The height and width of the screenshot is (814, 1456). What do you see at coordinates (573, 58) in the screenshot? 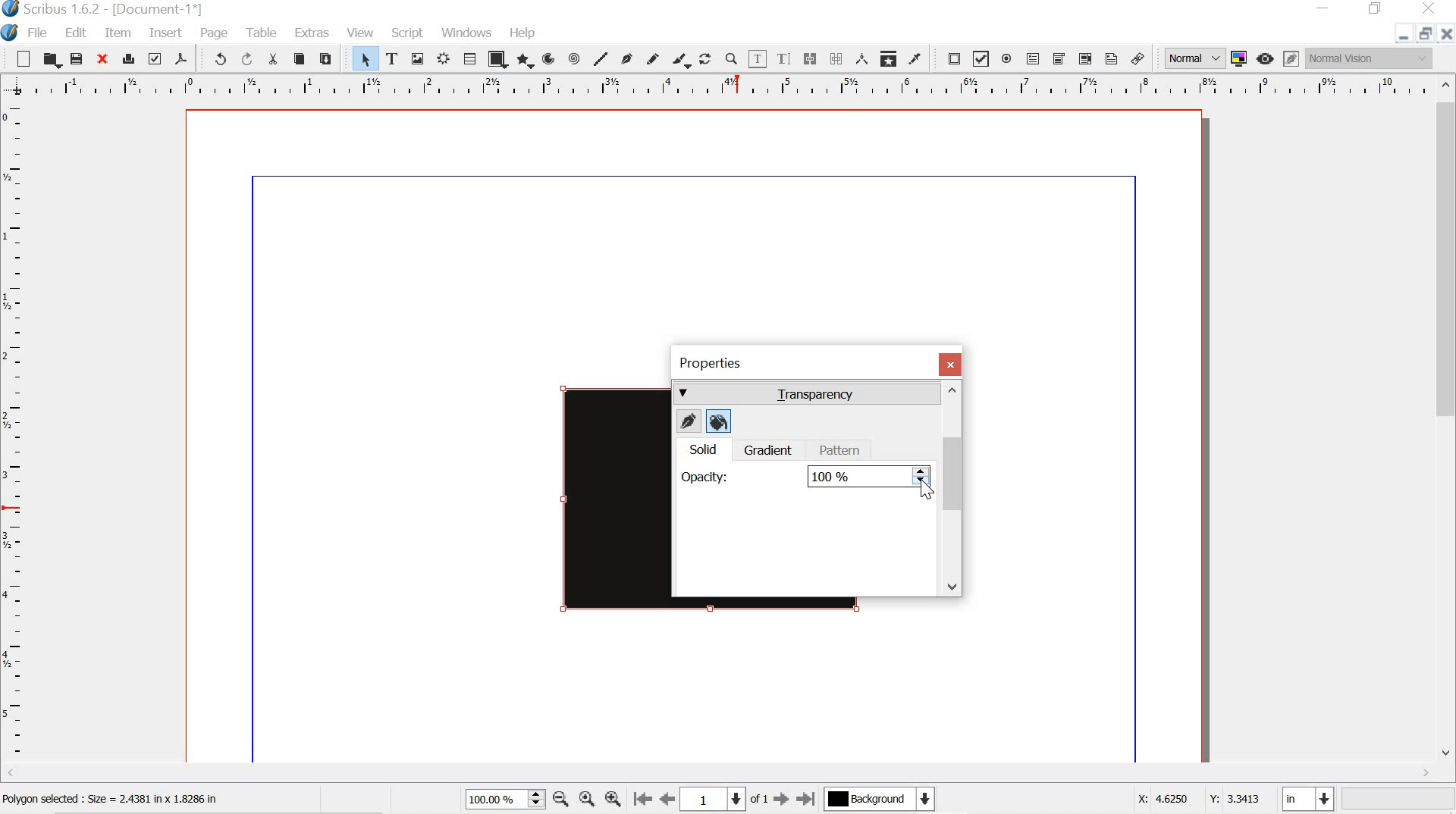
I see `spiral` at bounding box center [573, 58].